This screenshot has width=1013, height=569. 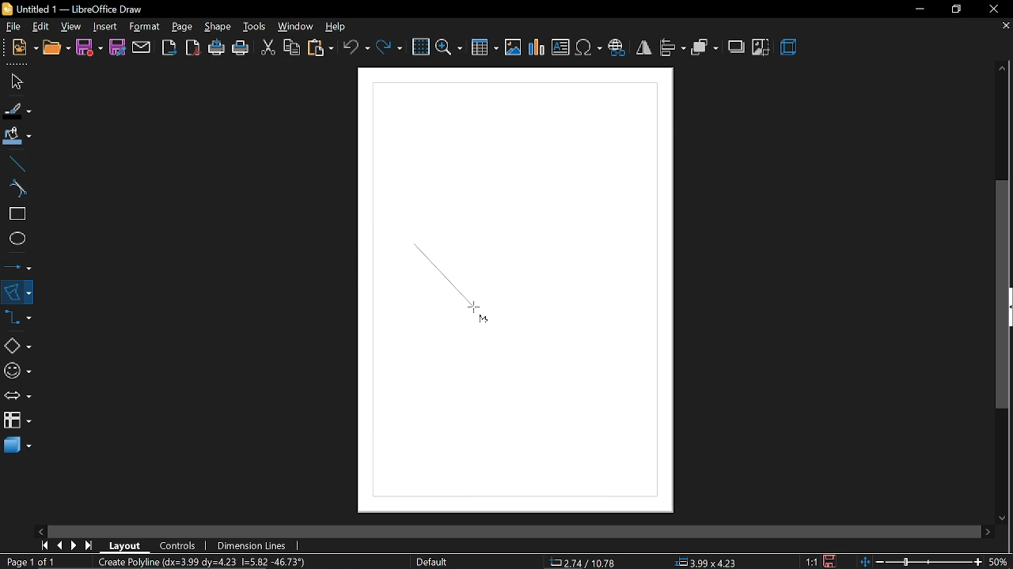 What do you see at coordinates (588, 47) in the screenshot?
I see `insert symbol` at bounding box center [588, 47].